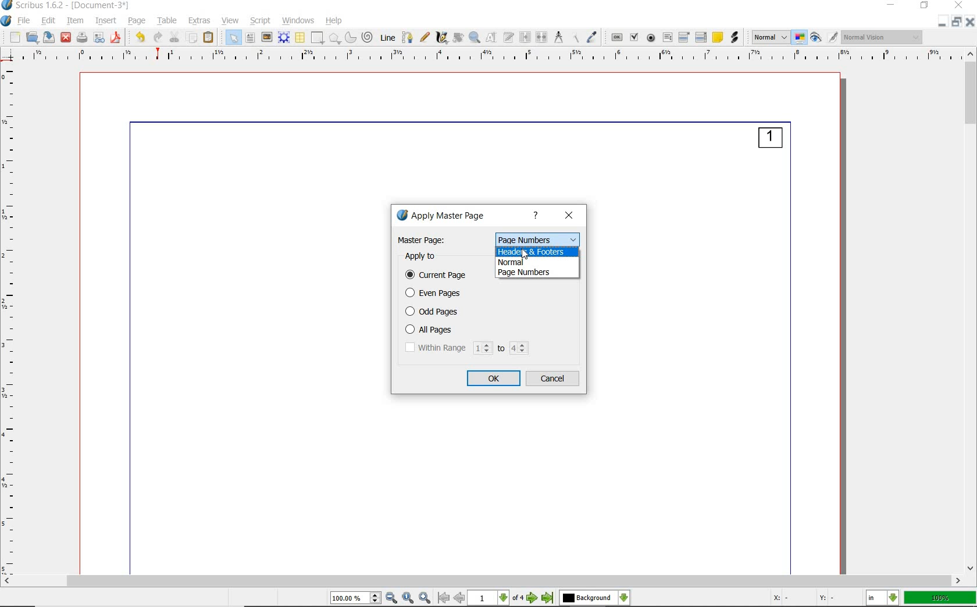  What do you see at coordinates (493, 57) in the screenshot?
I see `Ruler` at bounding box center [493, 57].